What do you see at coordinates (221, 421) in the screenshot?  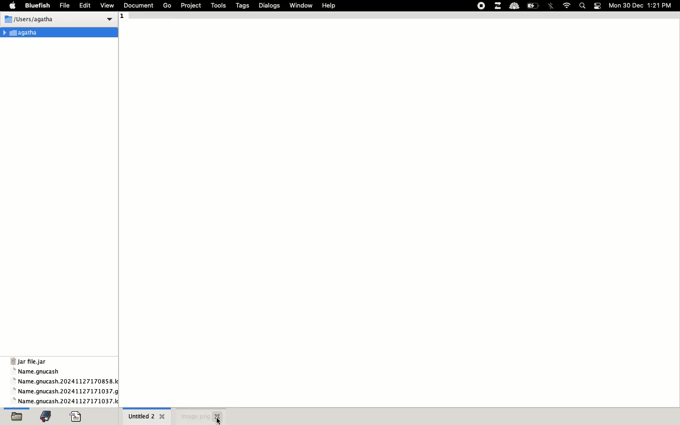 I see `cursor` at bounding box center [221, 421].